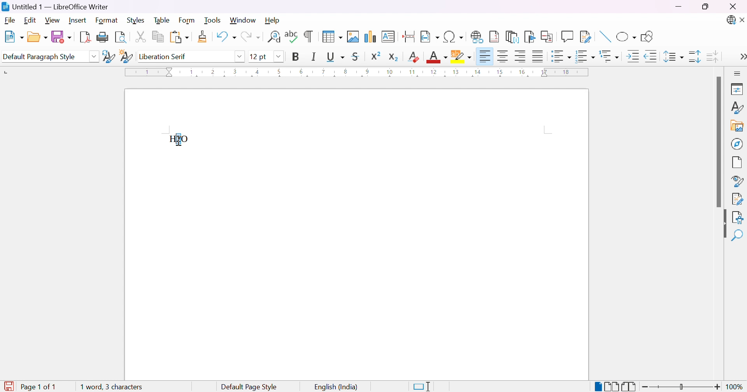 This screenshot has height=392, width=747. What do you see at coordinates (84, 37) in the screenshot?
I see `Export as PDF` at bounding box center [84, 37].